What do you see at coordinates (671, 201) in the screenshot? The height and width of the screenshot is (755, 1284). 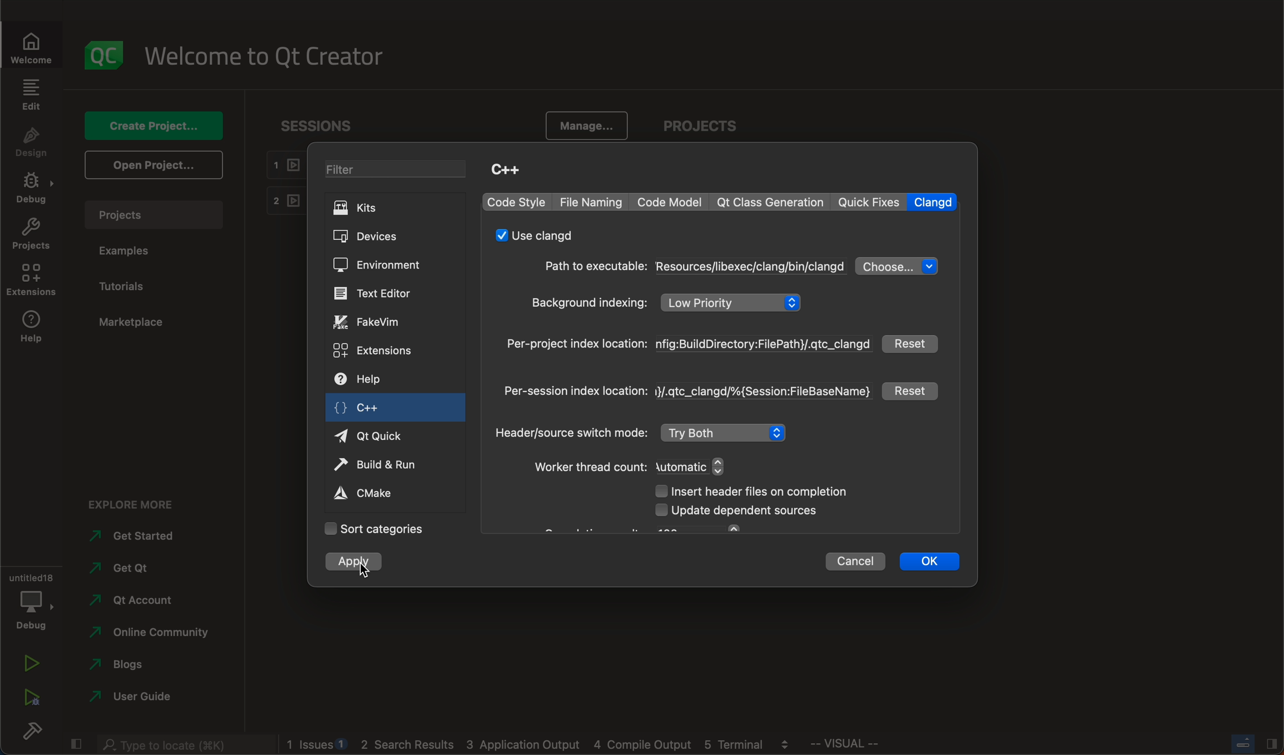 I see `code model` at bounding box center [671, 201].